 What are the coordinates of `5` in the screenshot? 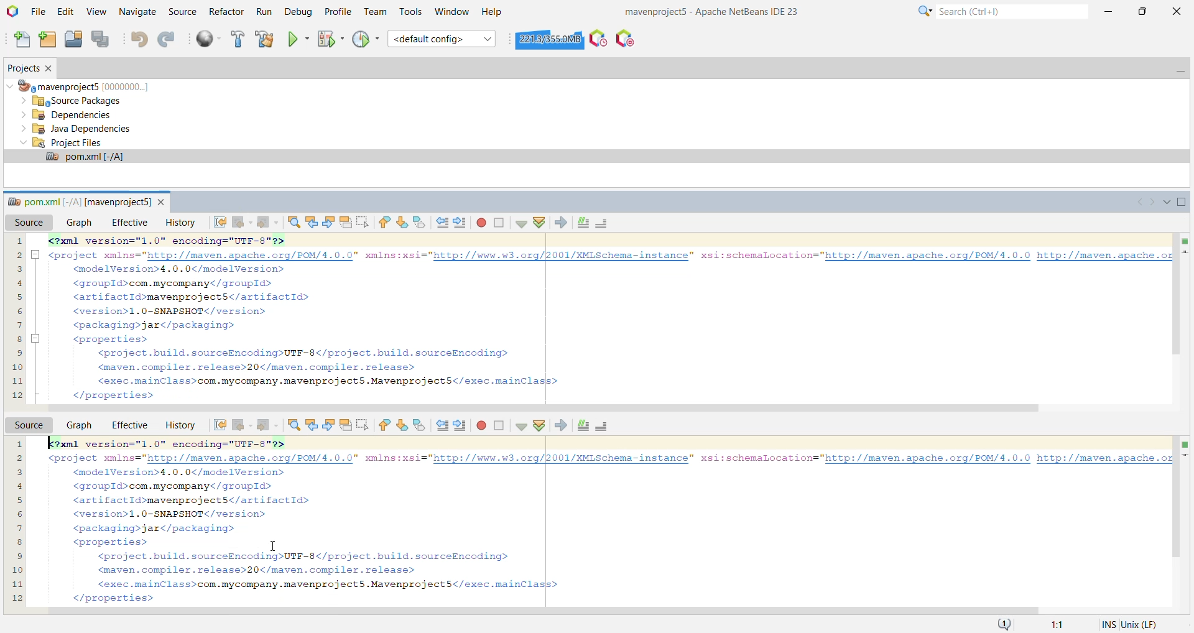 It's located at (16, 296).